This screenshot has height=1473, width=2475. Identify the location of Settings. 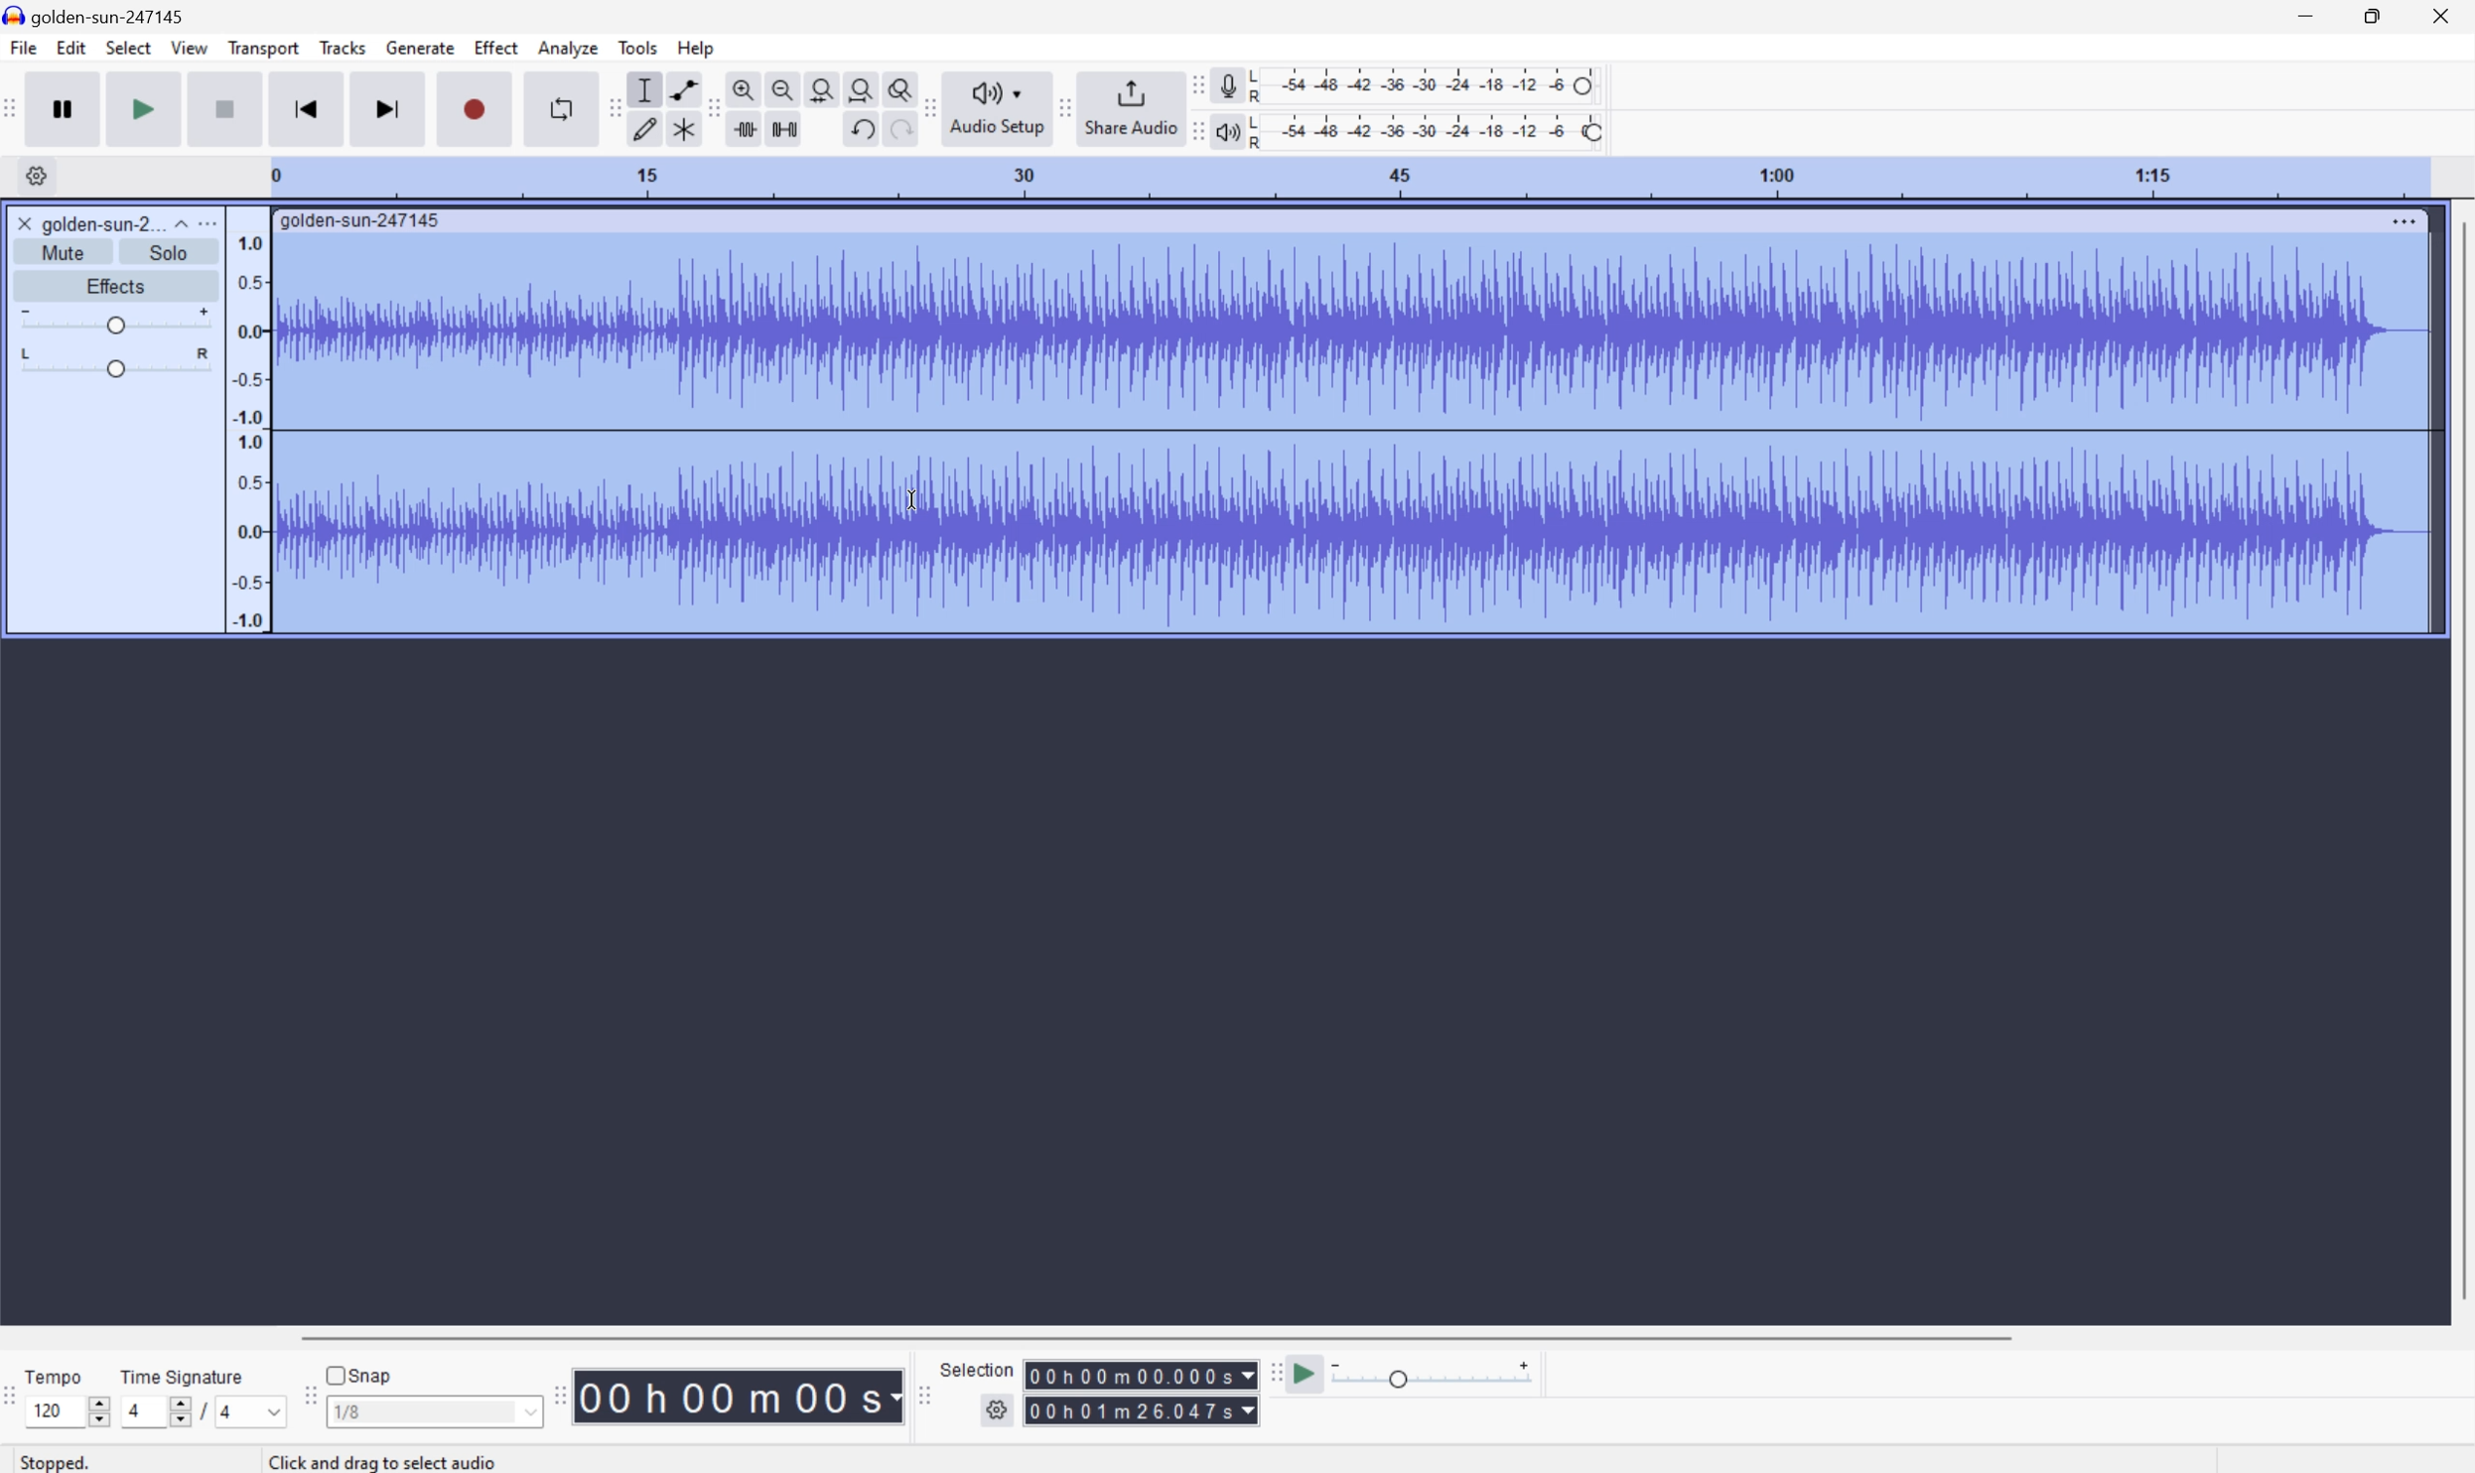
(33, 176).